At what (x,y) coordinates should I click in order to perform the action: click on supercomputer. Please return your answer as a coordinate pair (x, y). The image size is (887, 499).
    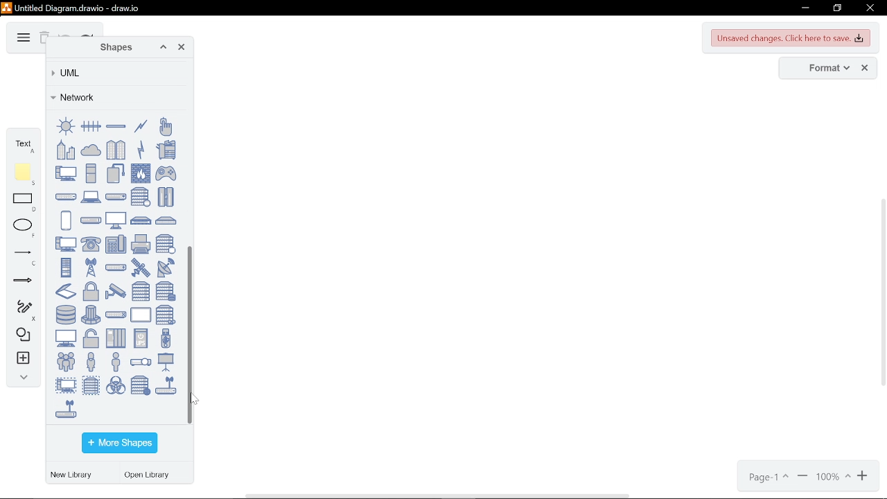
    Looking at the image, I should click on (91, 315).